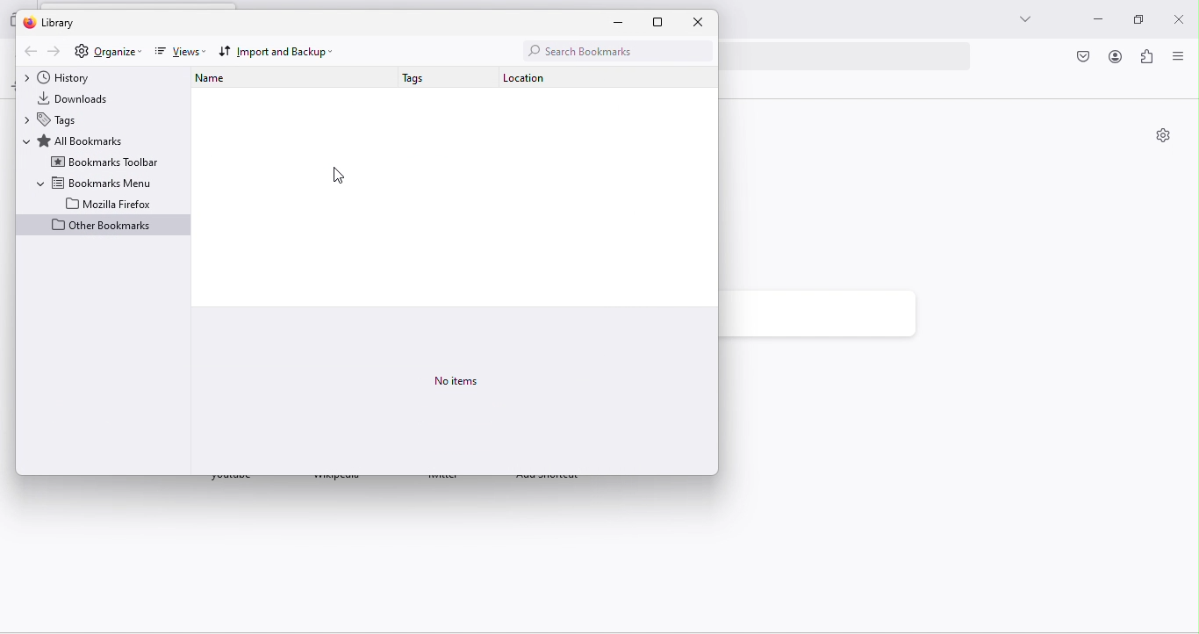 Image resolution: width=1199 pixels, height=634 pixels. What do you see at coordinates (1182, 57) in the screenshot?
I see `view menu` at bounding box center [1182, 57].